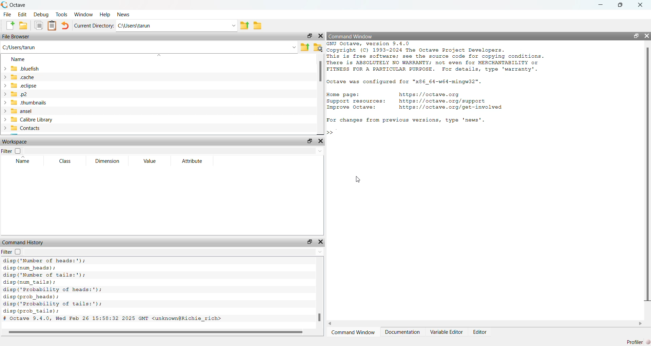  What do you see at coordinates (486, 324) in the screenshot?
I see `horizontal scroll bar` at bounding box center [486, 324].